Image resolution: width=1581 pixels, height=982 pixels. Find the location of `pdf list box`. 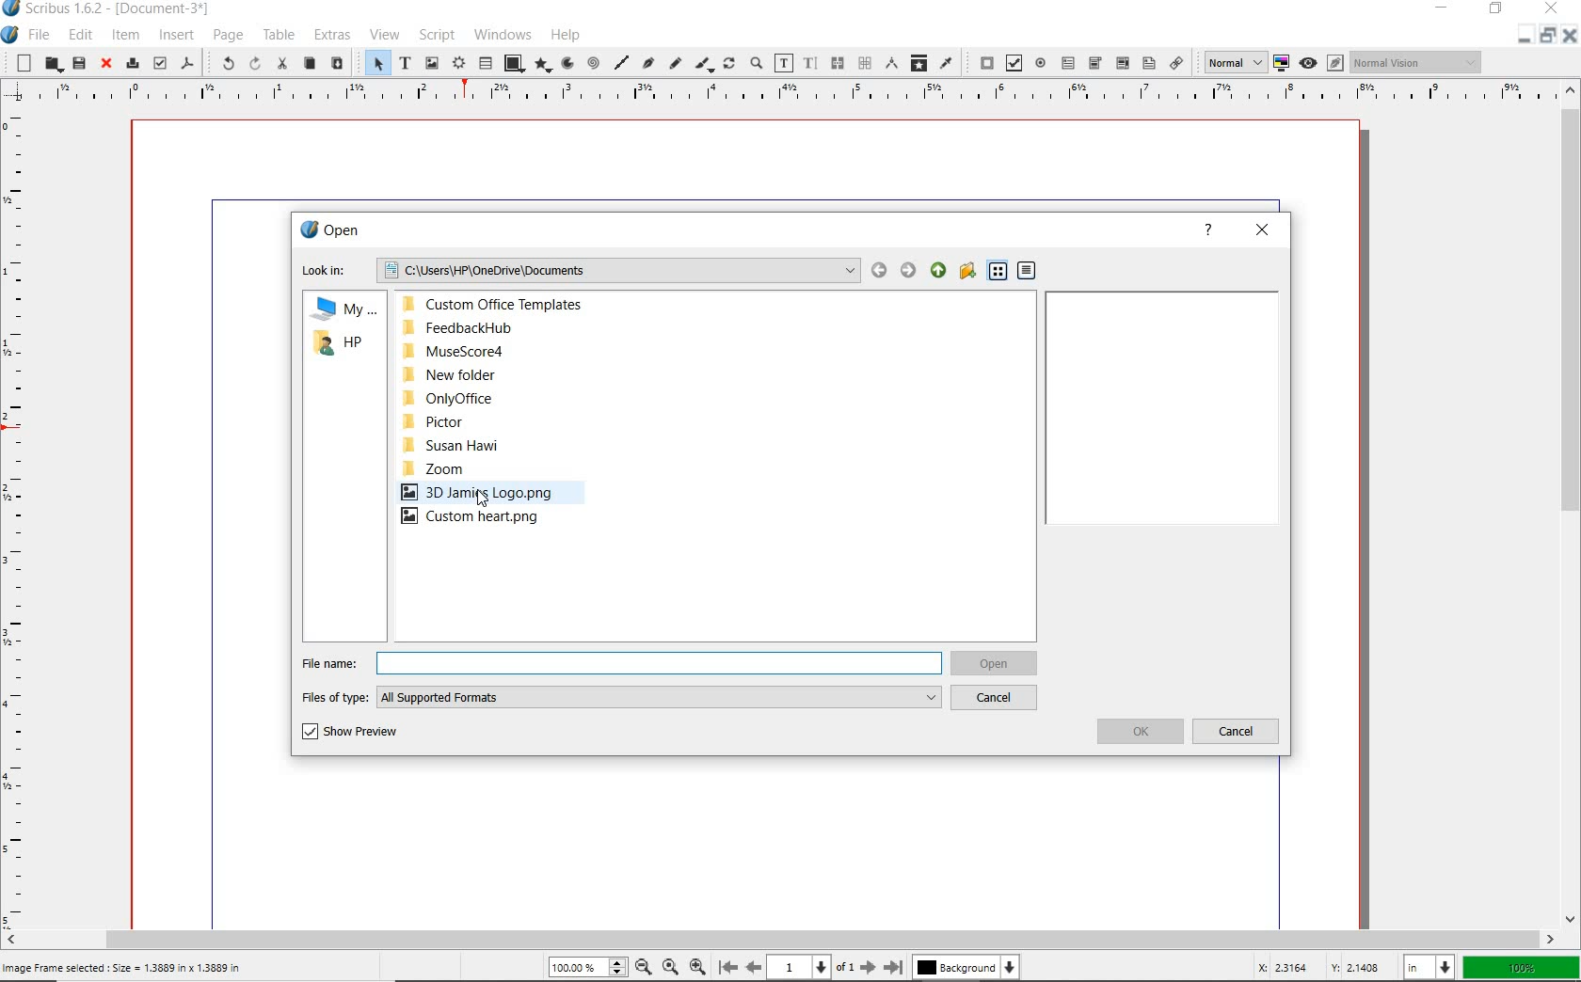

pdf list box is located at coordinates (1148, 62).